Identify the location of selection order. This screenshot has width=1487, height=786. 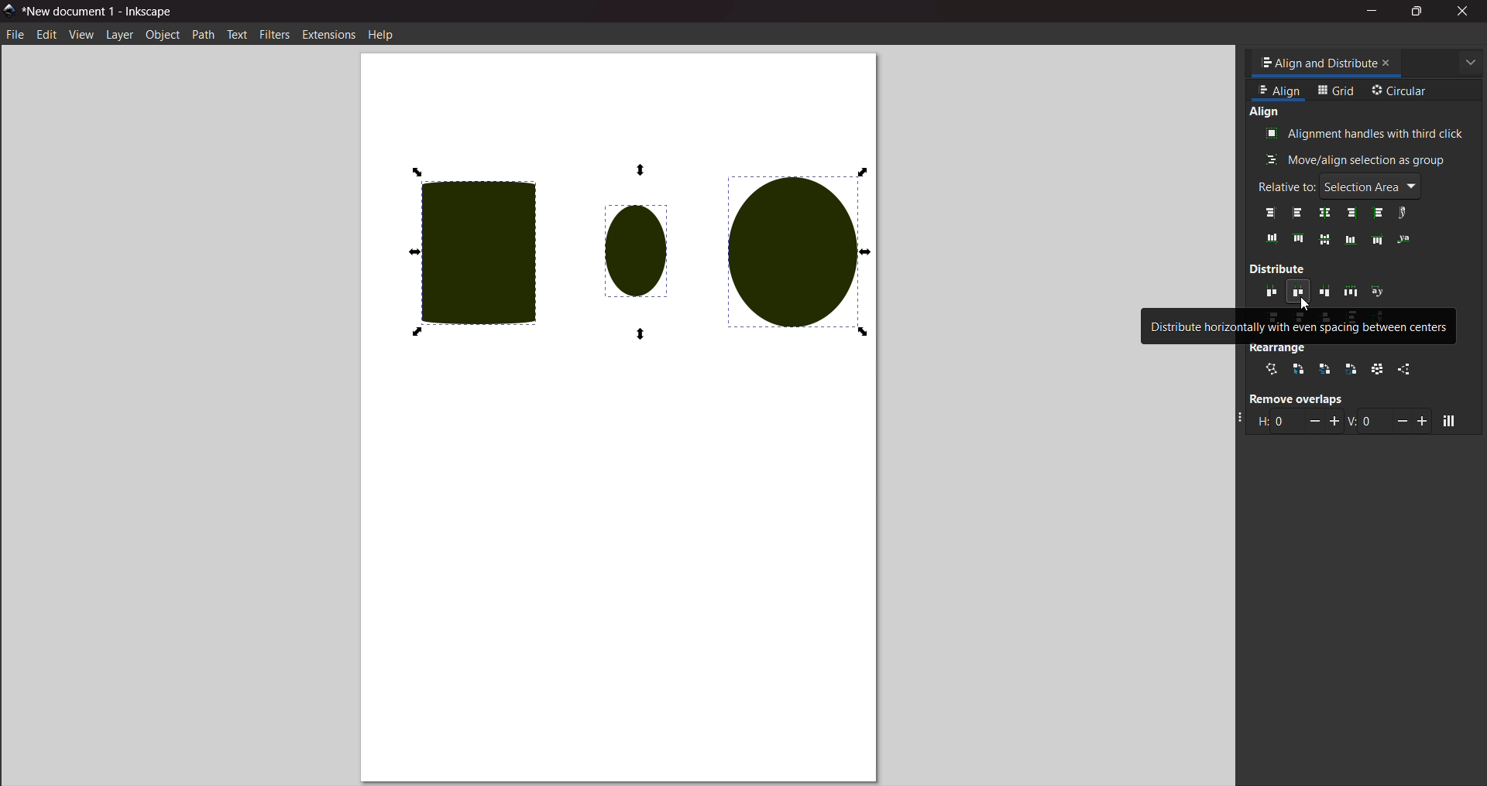
(1298, 368).